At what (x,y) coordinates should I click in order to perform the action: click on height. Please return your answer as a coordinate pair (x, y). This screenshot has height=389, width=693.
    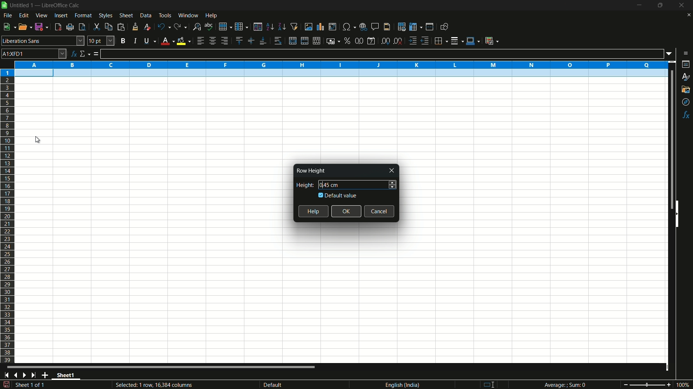
    Looking at the image, I should click on (303, 185).